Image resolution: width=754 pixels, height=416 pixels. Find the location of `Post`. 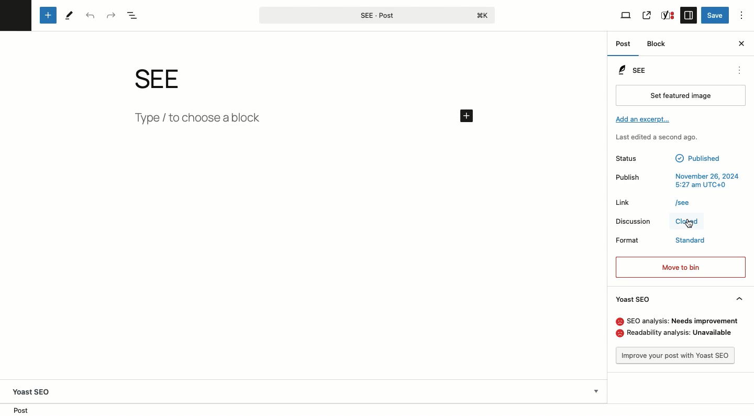

Post is located at coordinates (623, 43).